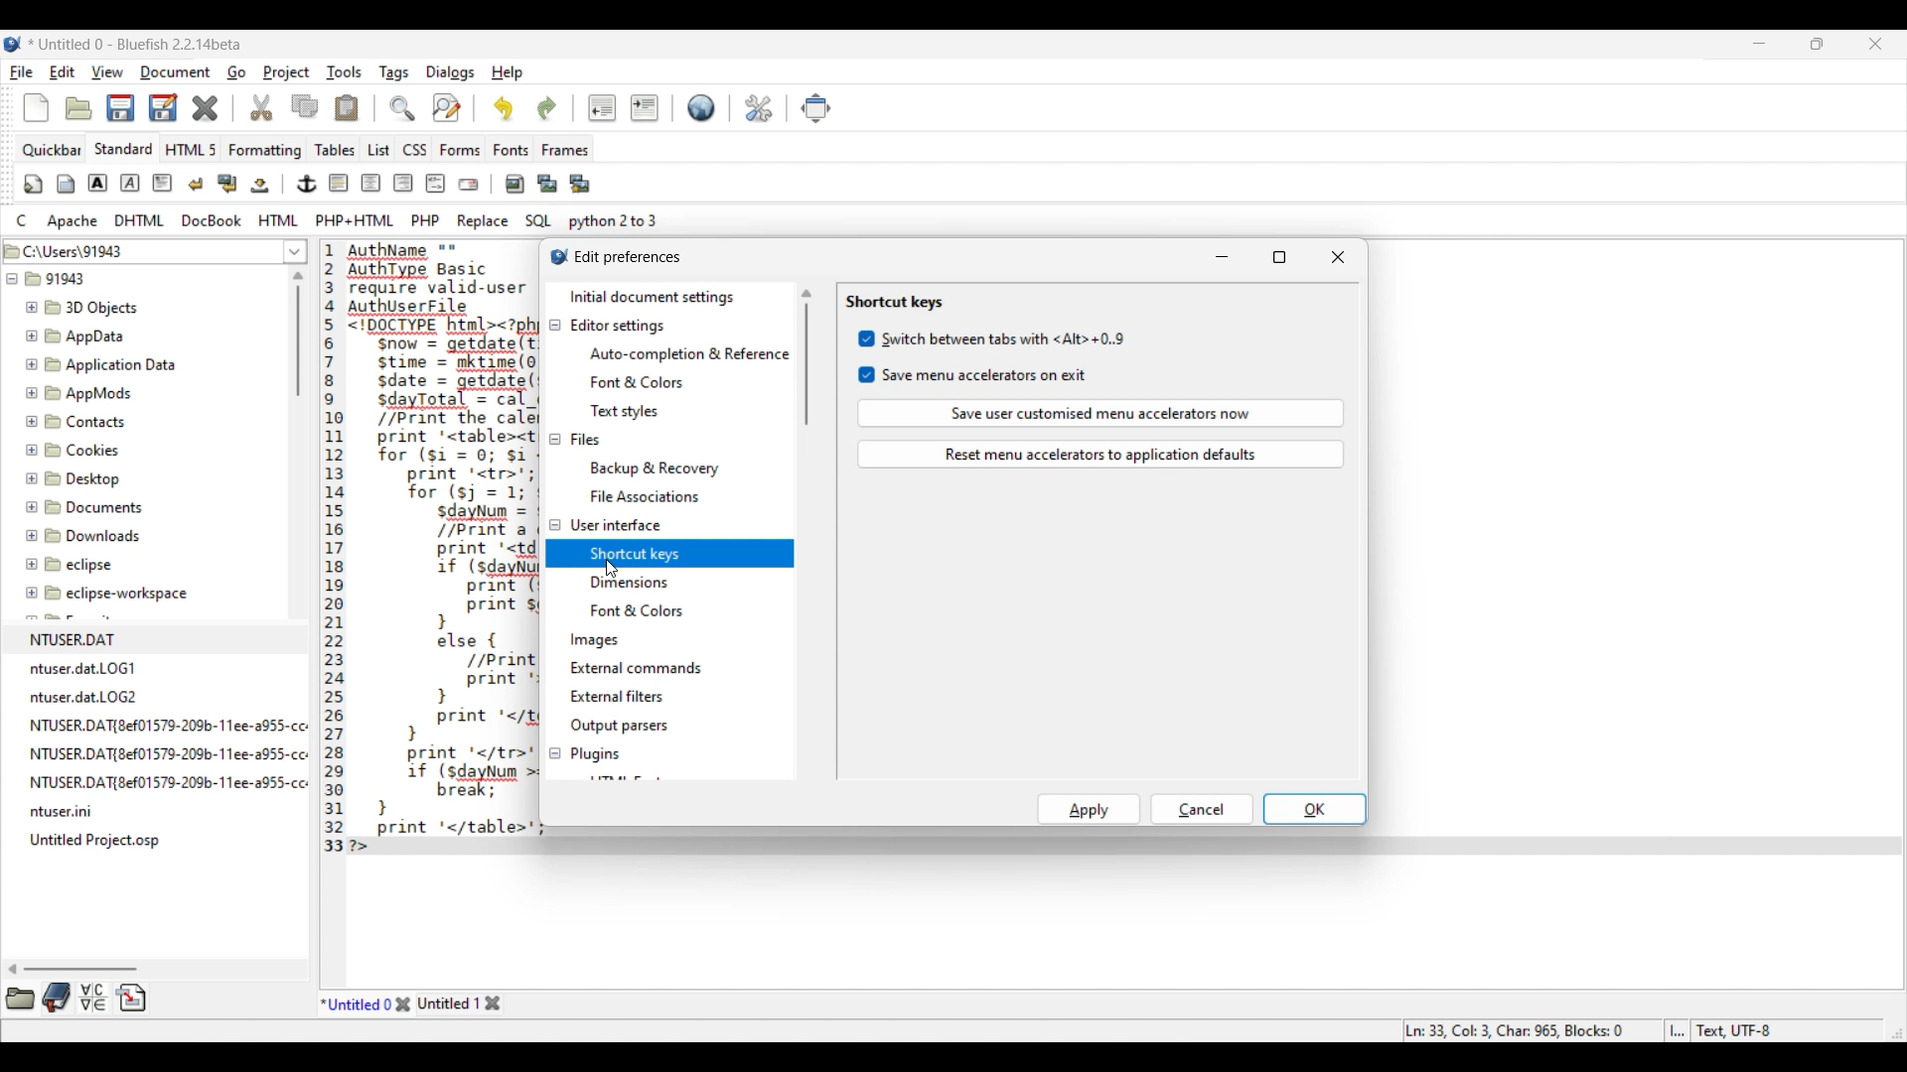  What do you see at coordinates (130, 636) in the screenshot?
I see `NTUSER.DAT` at bounding box center [130, 636].